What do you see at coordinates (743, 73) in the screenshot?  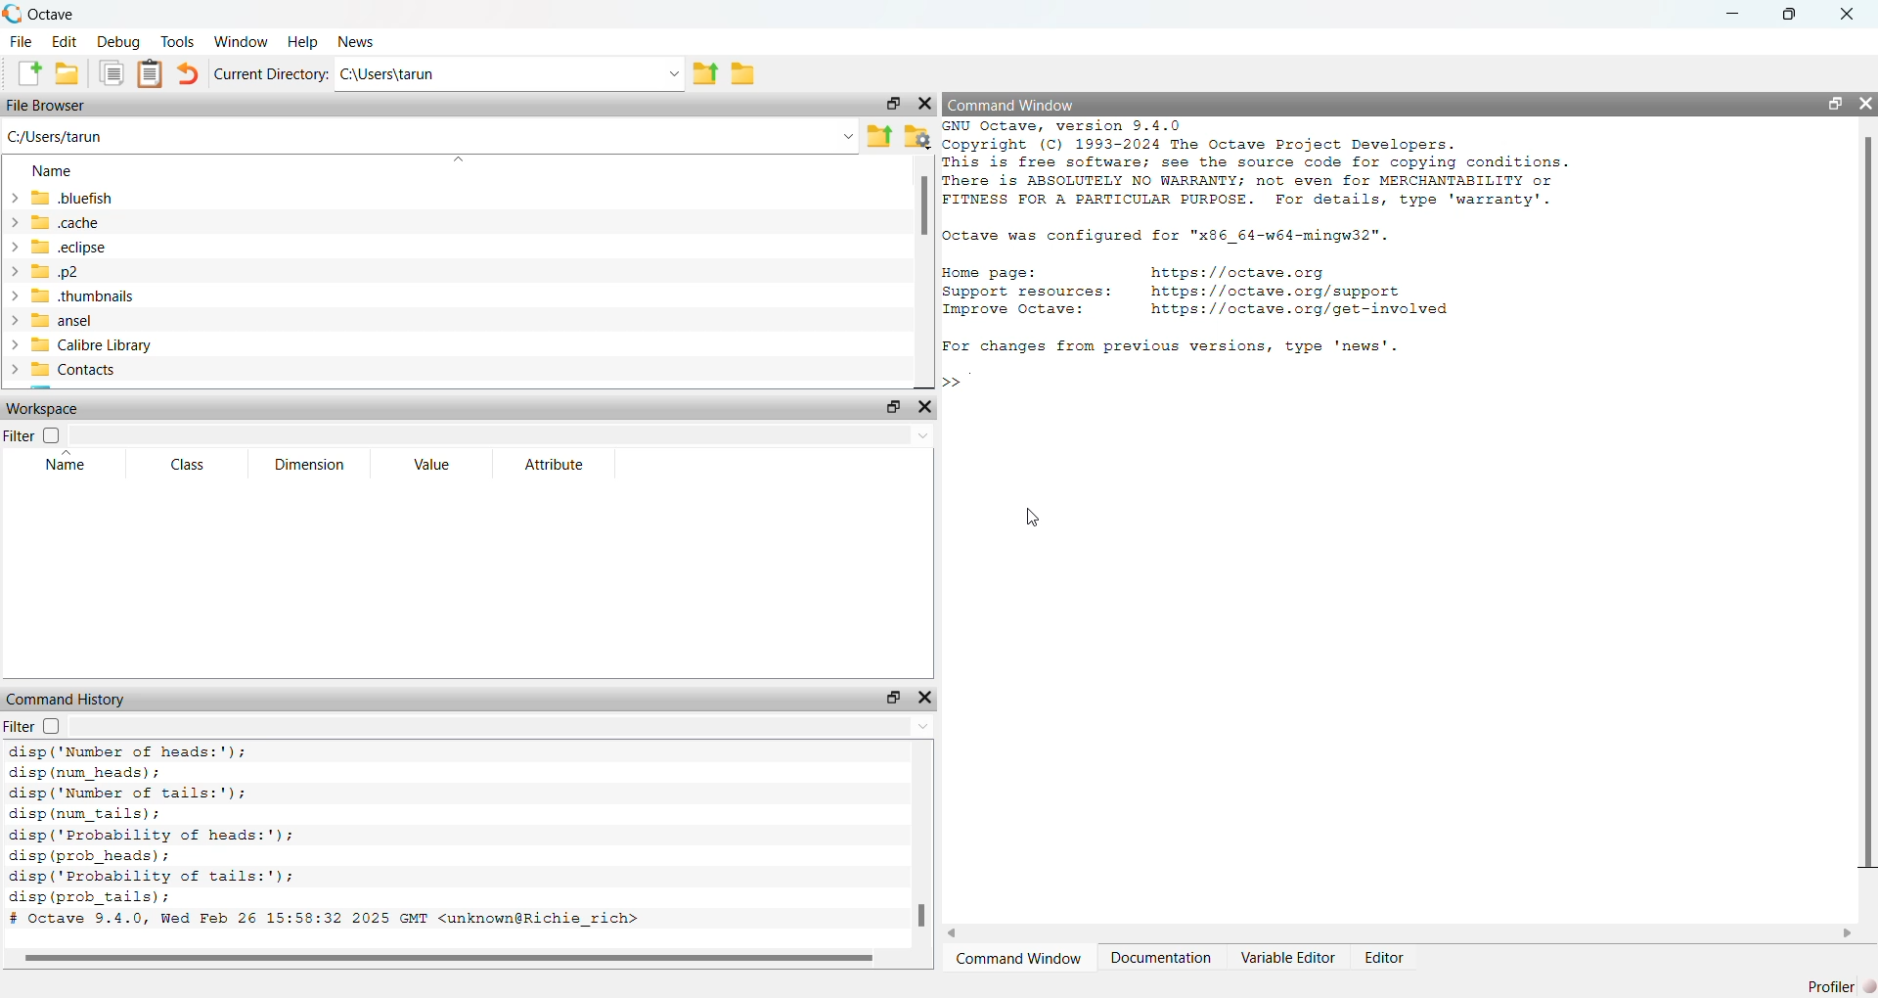 I see `Browse Directions` at bounding box center [743, 73].